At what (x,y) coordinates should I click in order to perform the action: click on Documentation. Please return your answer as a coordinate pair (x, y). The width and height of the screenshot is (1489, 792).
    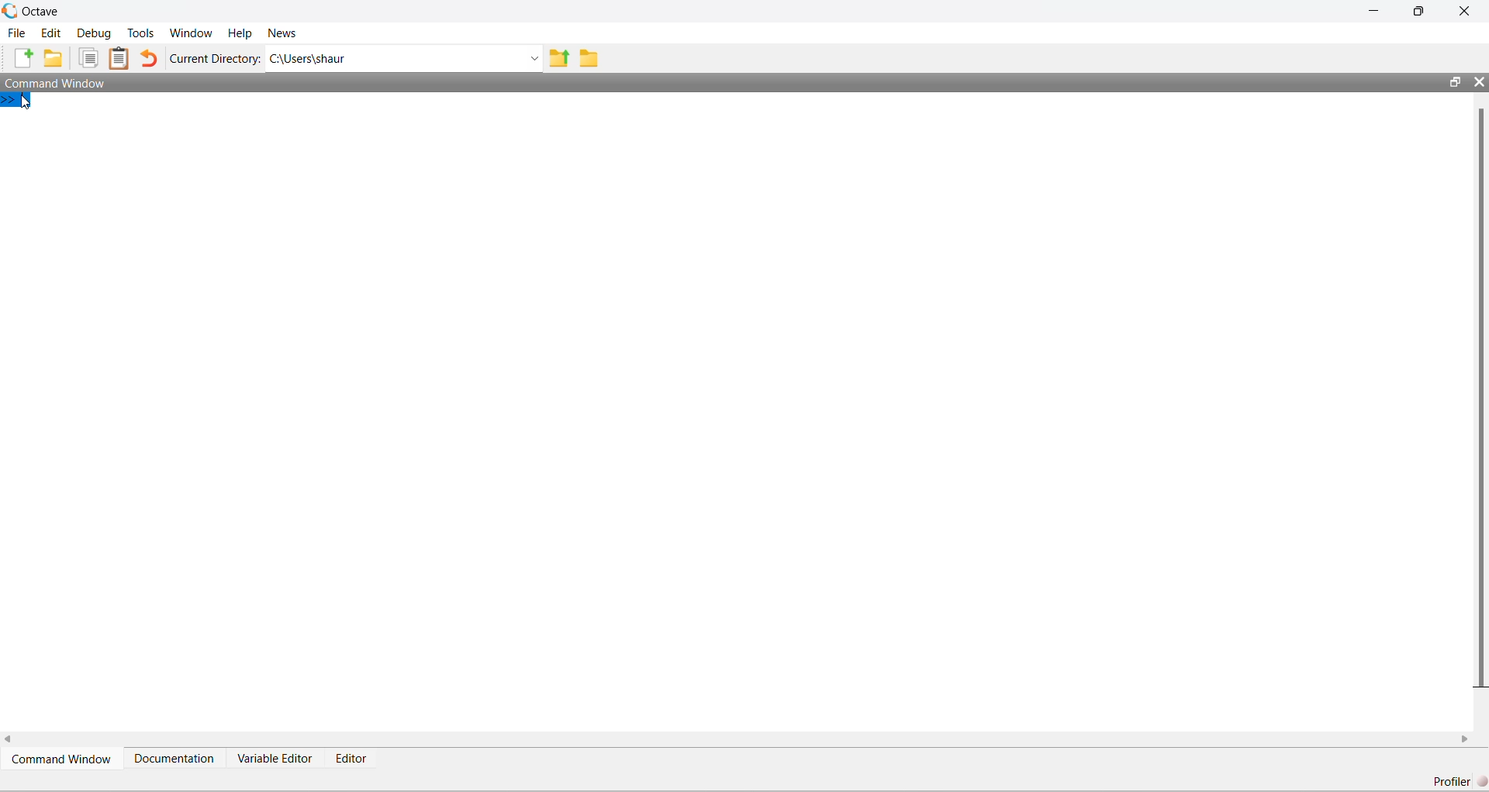
    Looking at the image, I should click on (174, 758).